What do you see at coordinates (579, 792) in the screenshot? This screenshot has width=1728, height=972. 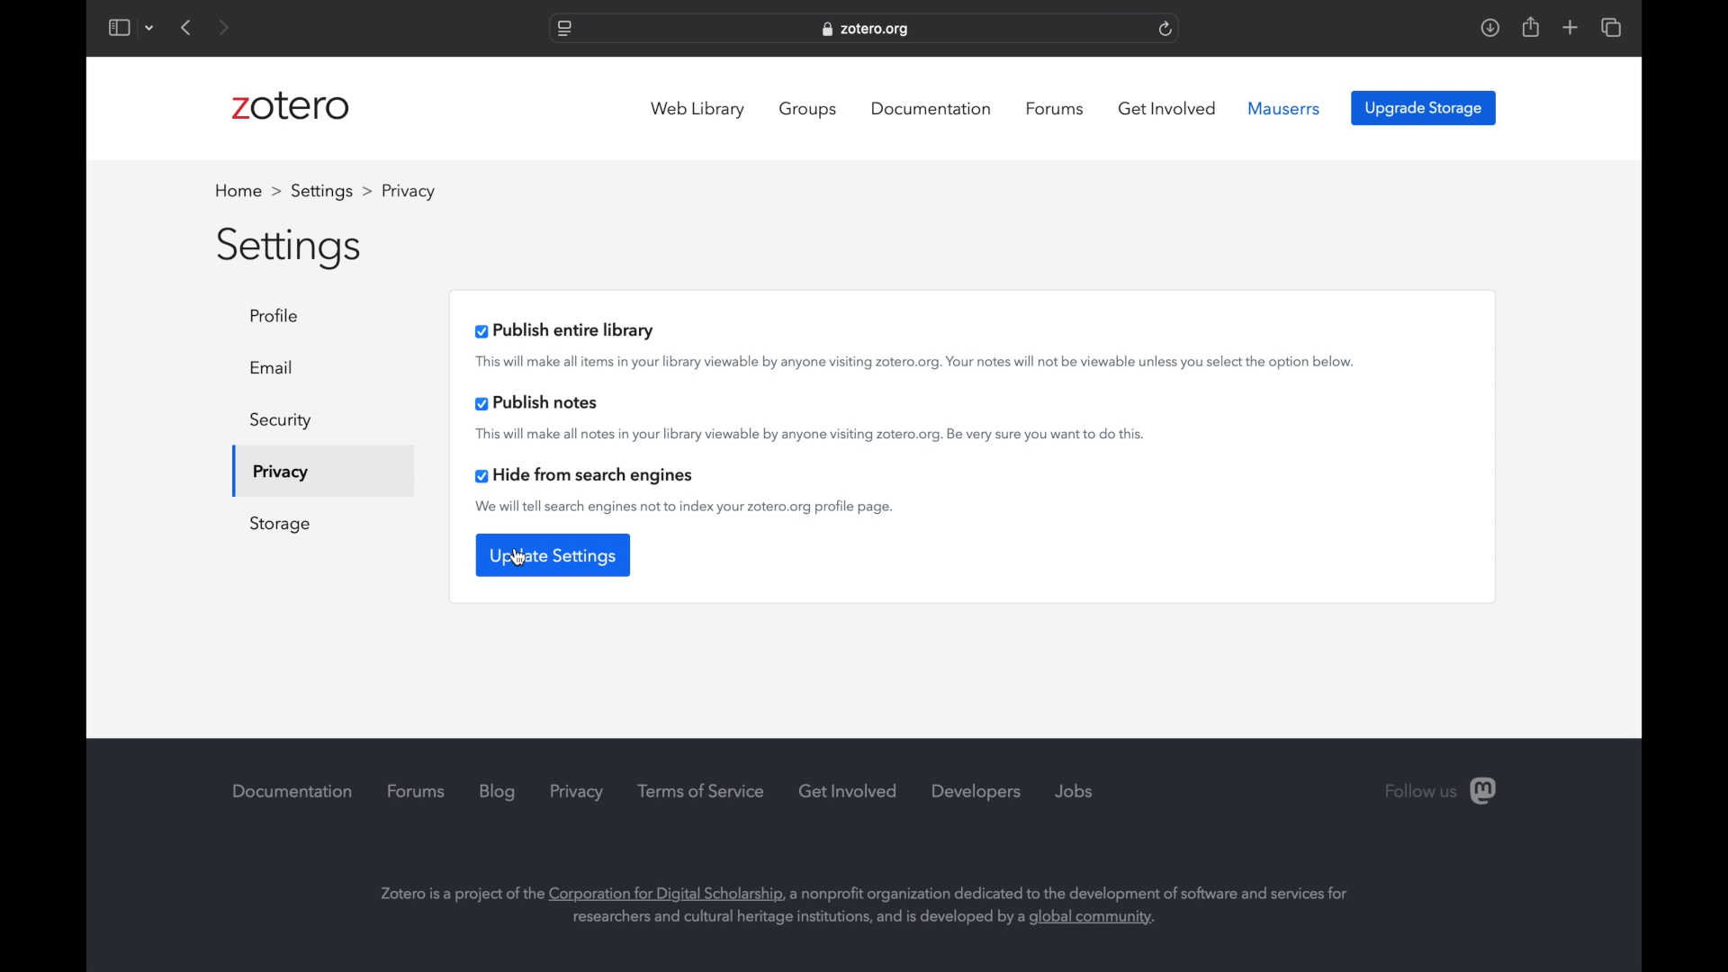 I see `privacy` at bounding box center [579, 792].